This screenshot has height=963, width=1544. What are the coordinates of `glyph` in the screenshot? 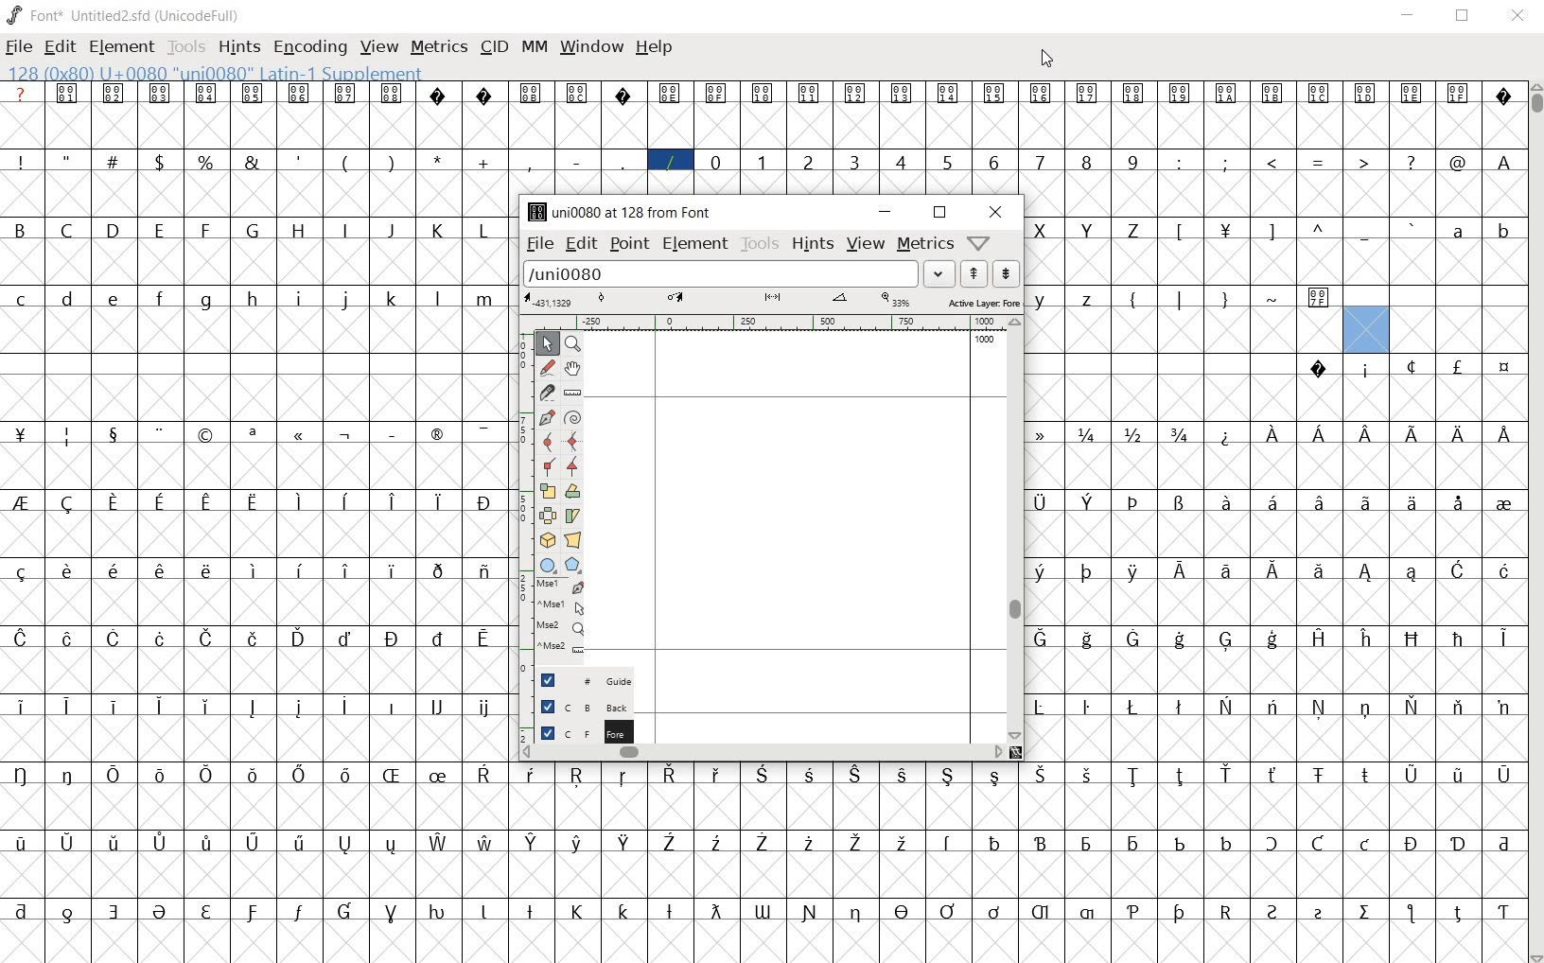 It's located at (1457, 914).